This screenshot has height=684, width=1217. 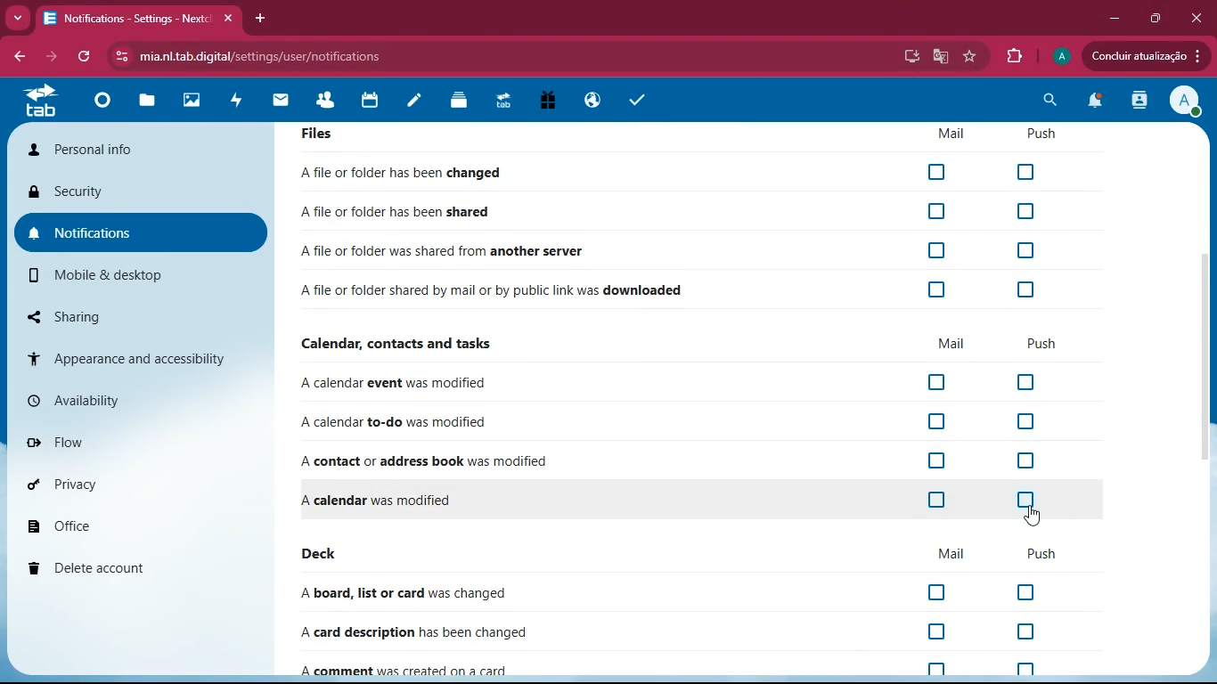 I want to click on off, so click(x=1025, y=670).